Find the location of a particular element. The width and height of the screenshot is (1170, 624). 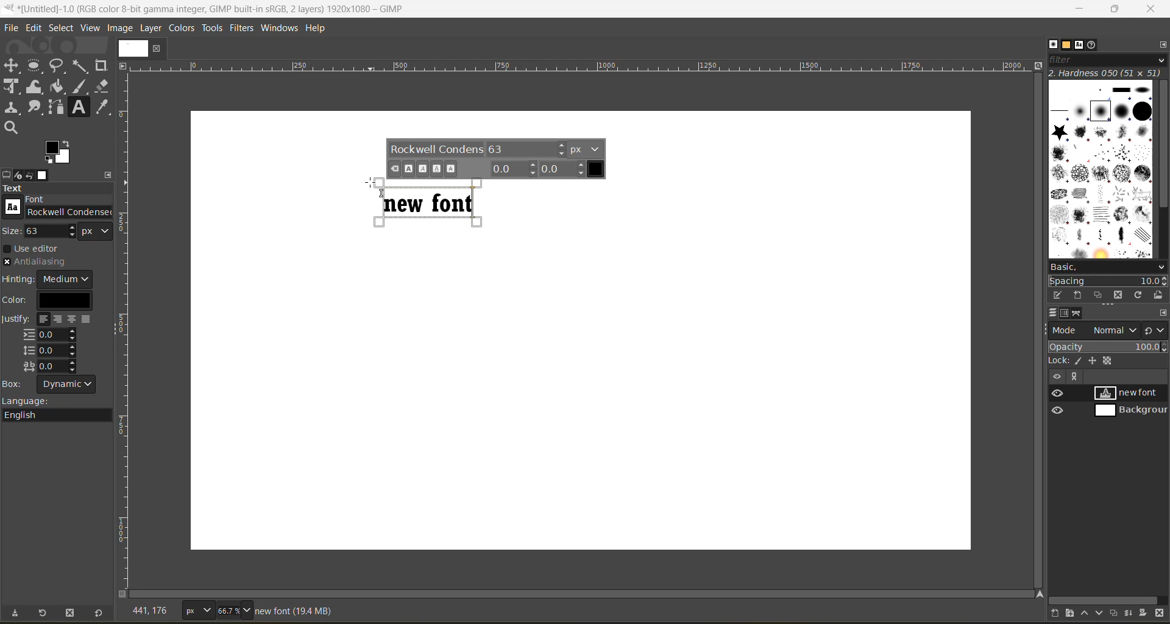

configure is located at coordinates (110, 174).